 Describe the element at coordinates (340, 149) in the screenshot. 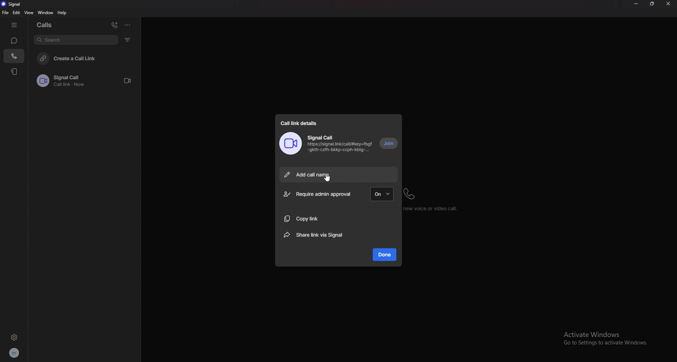

I see `https://signal.link/call/#key=fbgf
-gkth-czfh-bkkp-Coph-Kbig-...` at that location.